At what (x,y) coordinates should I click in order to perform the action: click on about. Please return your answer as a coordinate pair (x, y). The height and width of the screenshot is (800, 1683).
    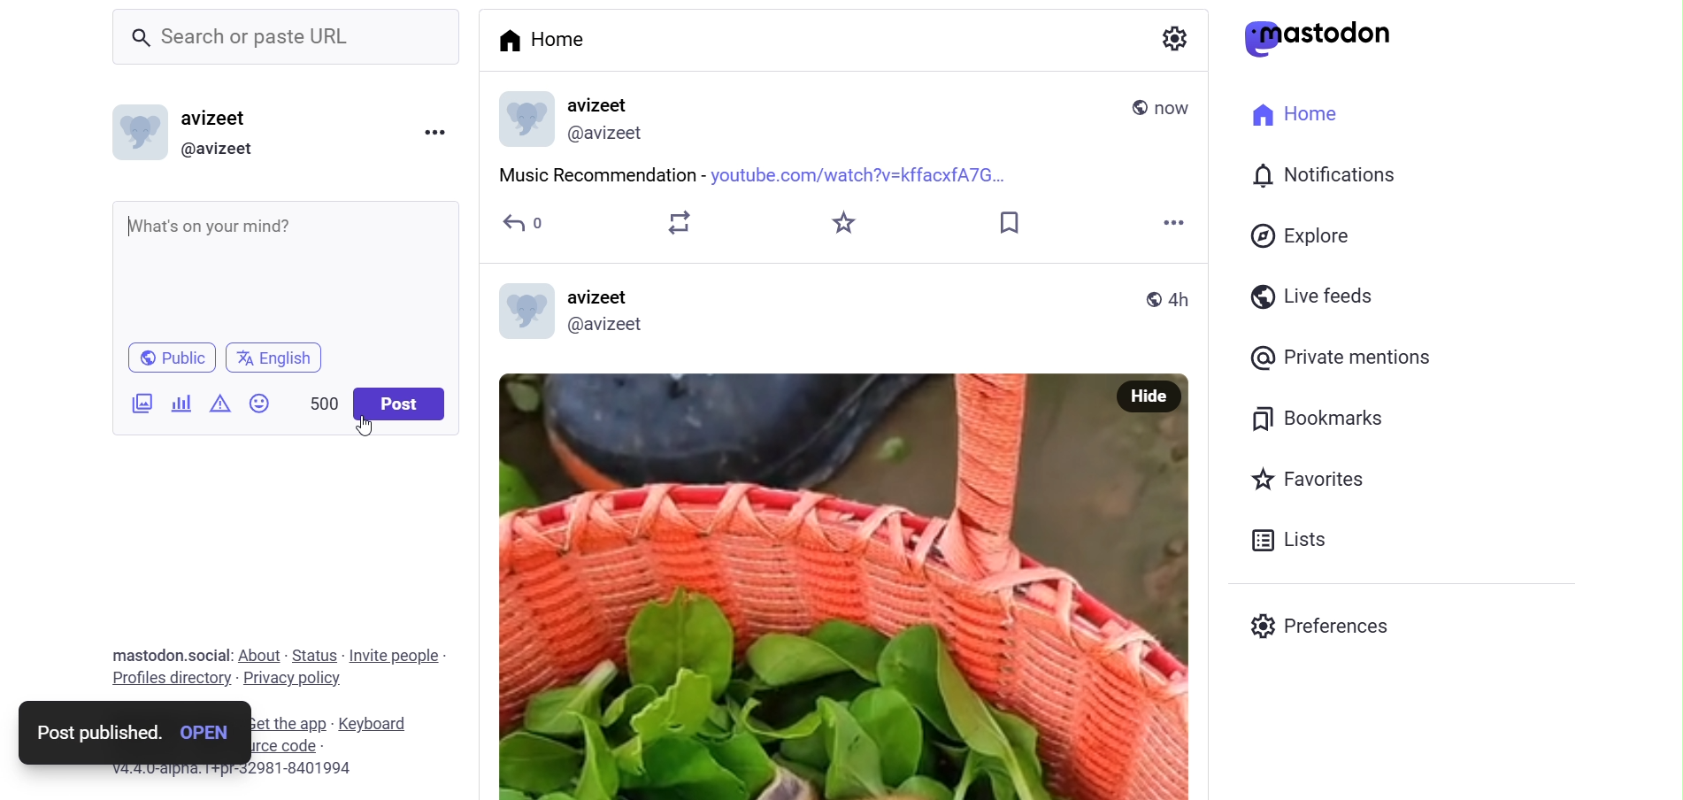
    Looking at the image, I should click on (258, 655).